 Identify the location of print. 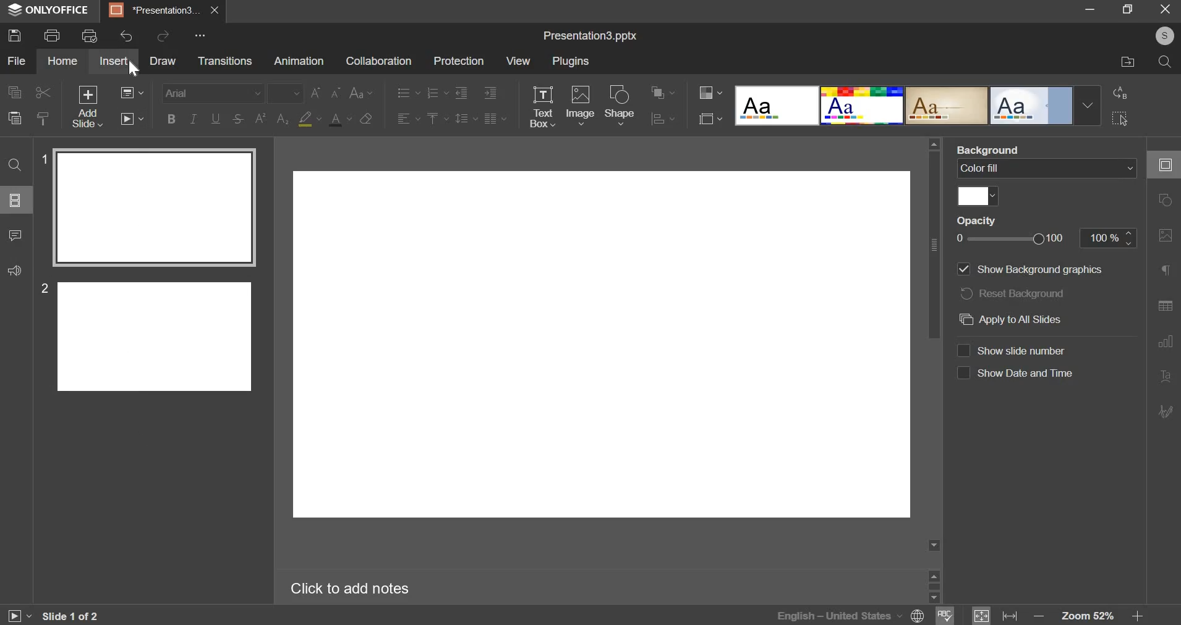
(51, 35).